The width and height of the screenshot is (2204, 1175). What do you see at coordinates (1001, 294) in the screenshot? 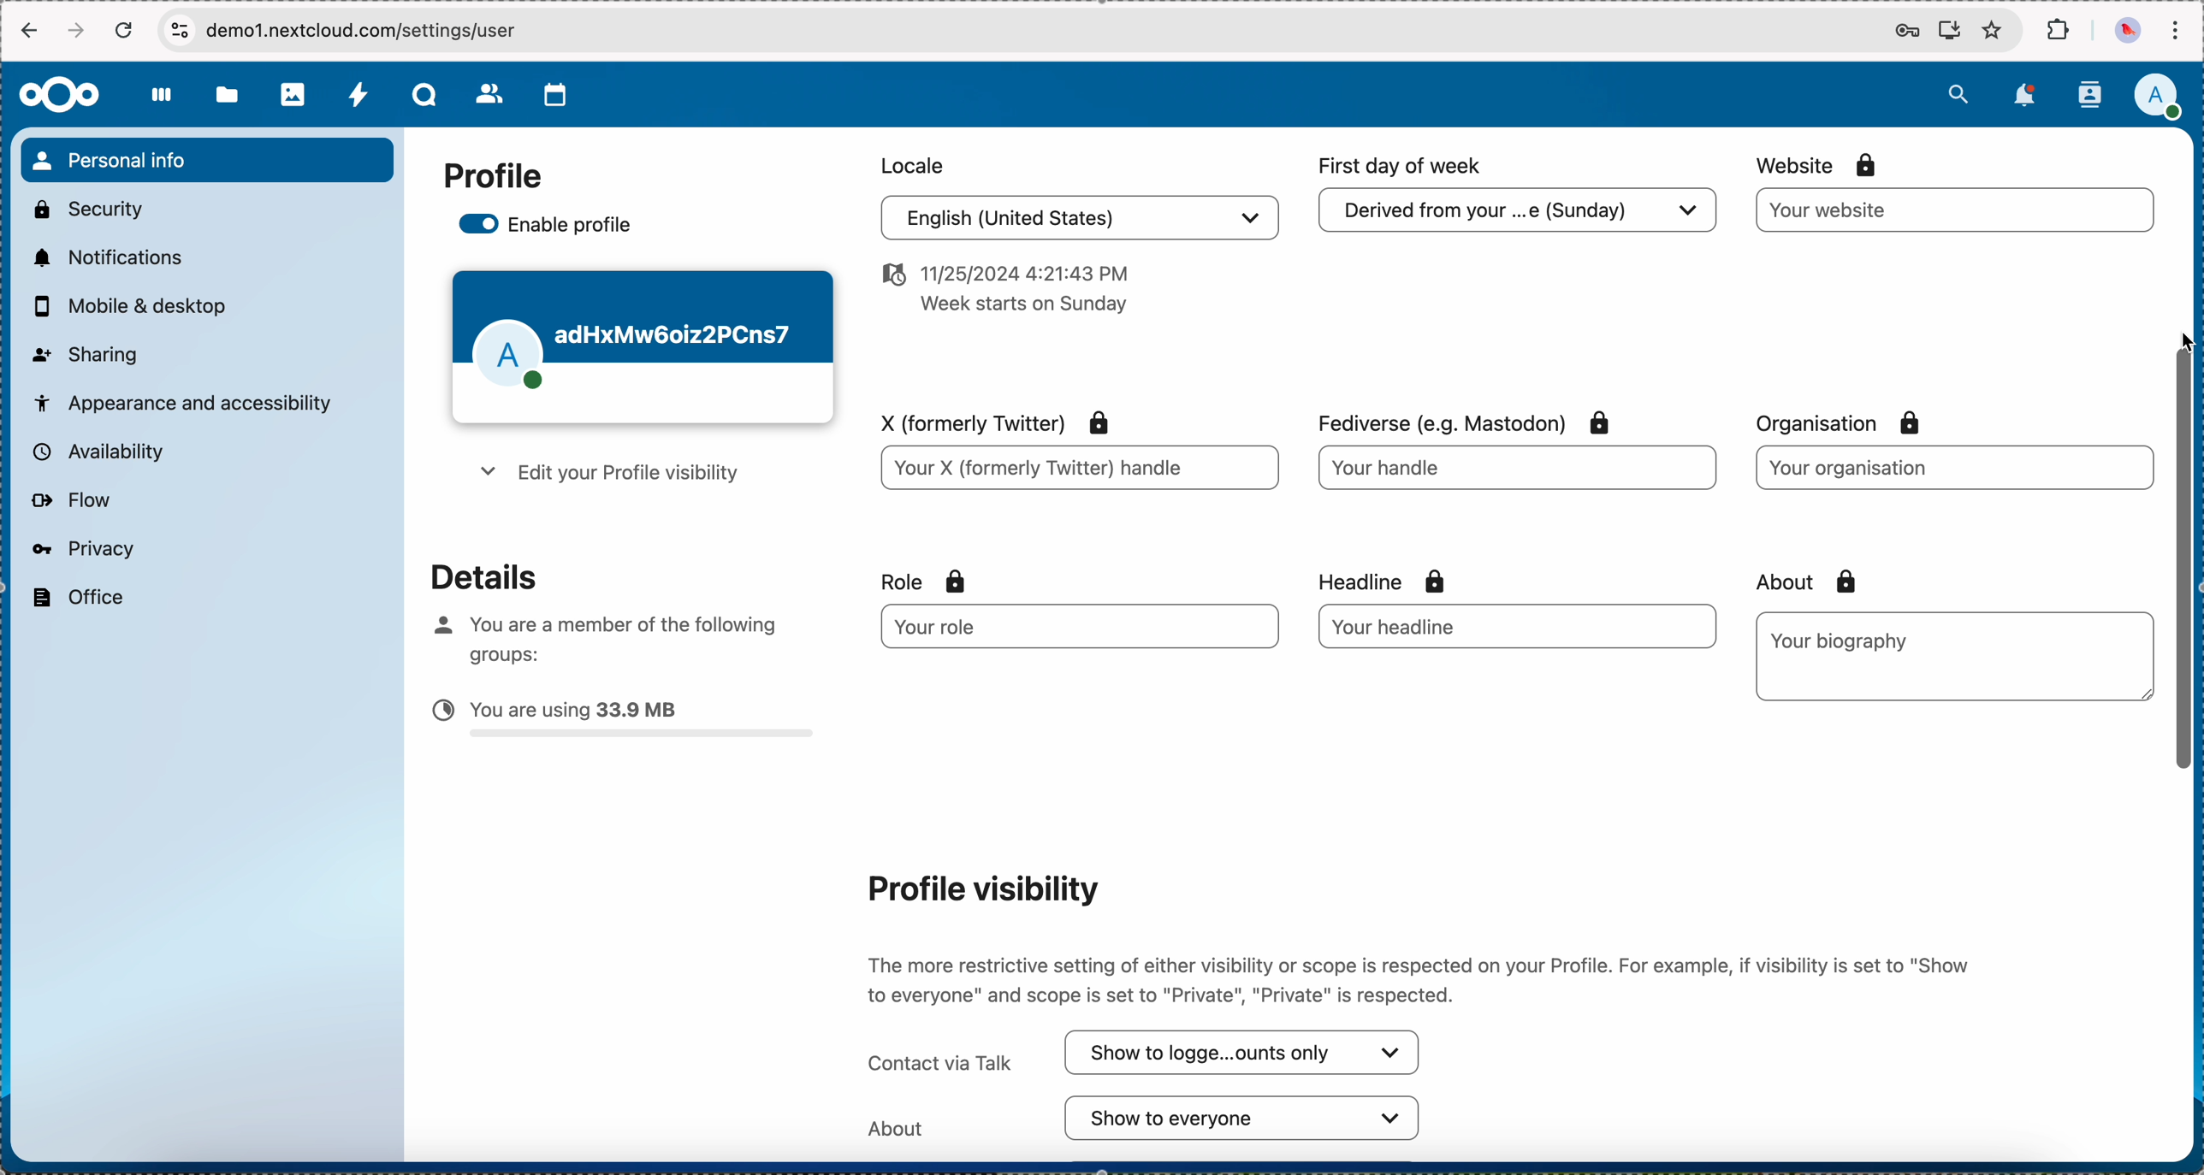
I see `date and hour` at bounding box center [1001, 294].